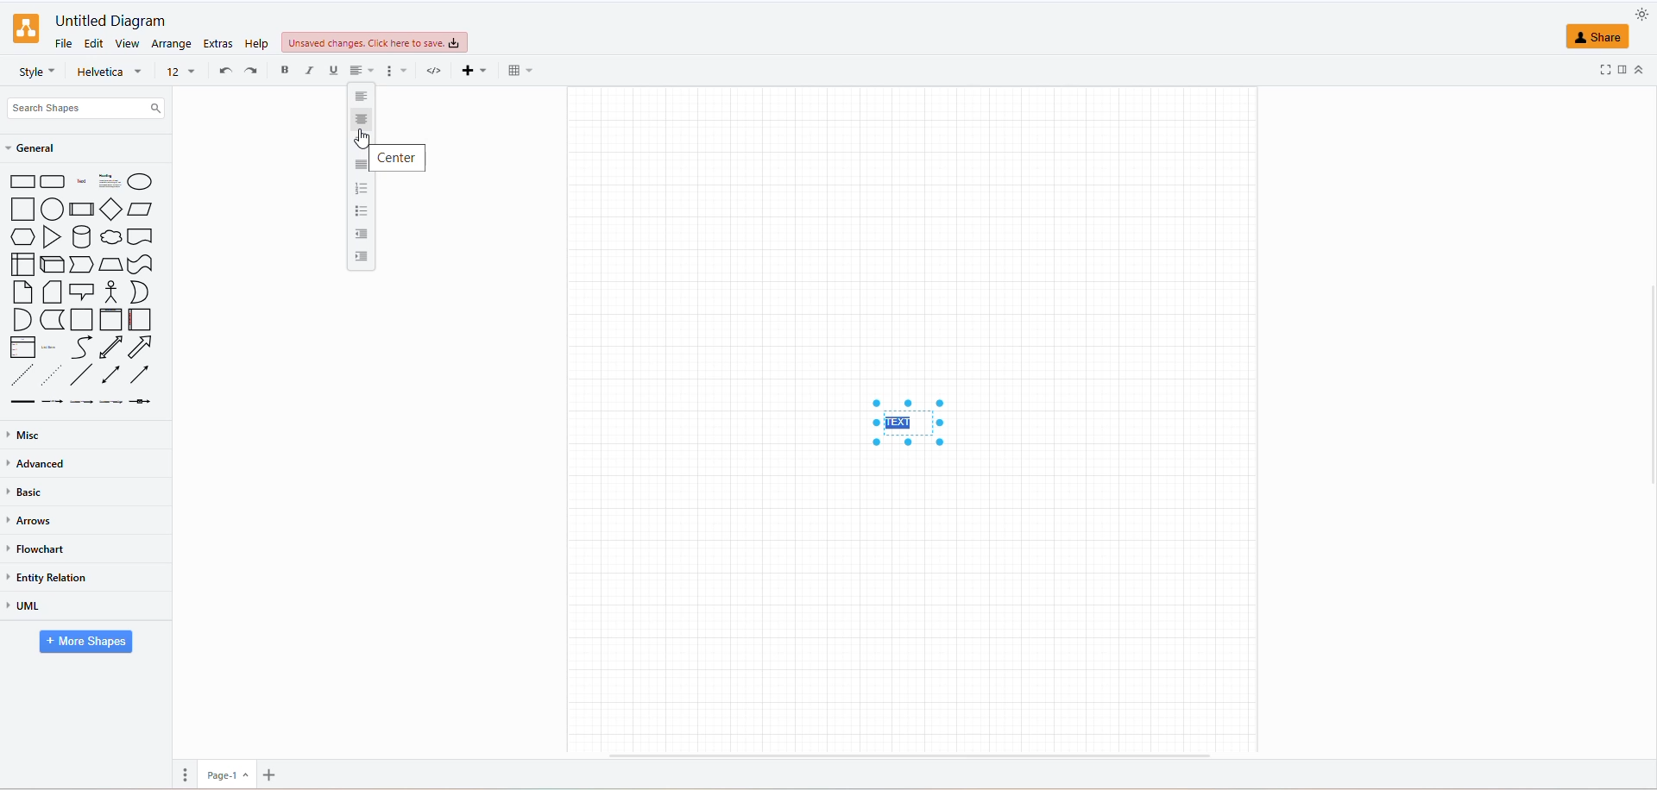  I want to click on format, so click(1624, 68).